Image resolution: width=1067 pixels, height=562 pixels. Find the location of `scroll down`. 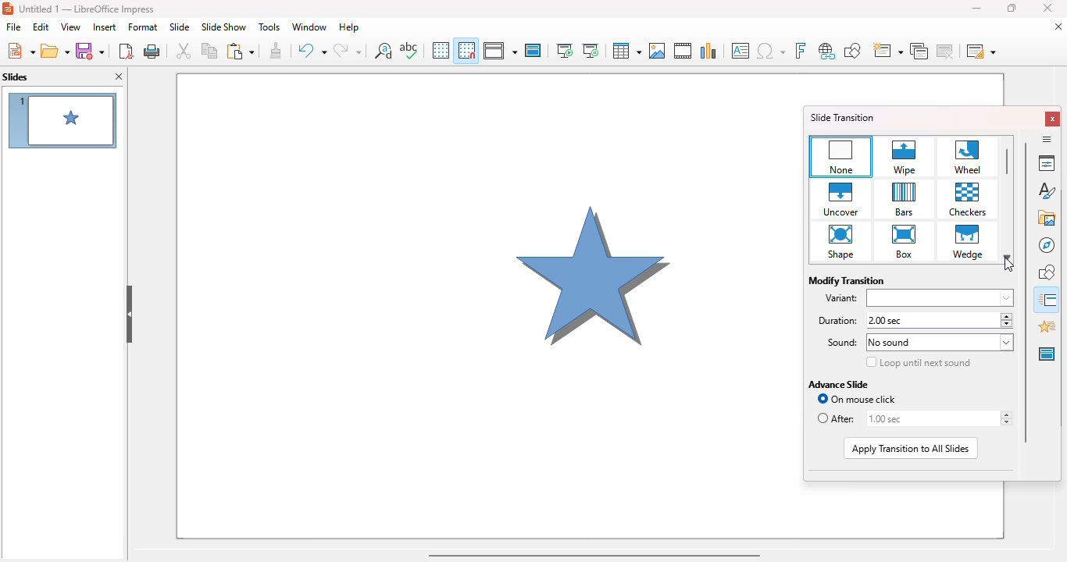

scroll down is located at coordinates (1009, 257).